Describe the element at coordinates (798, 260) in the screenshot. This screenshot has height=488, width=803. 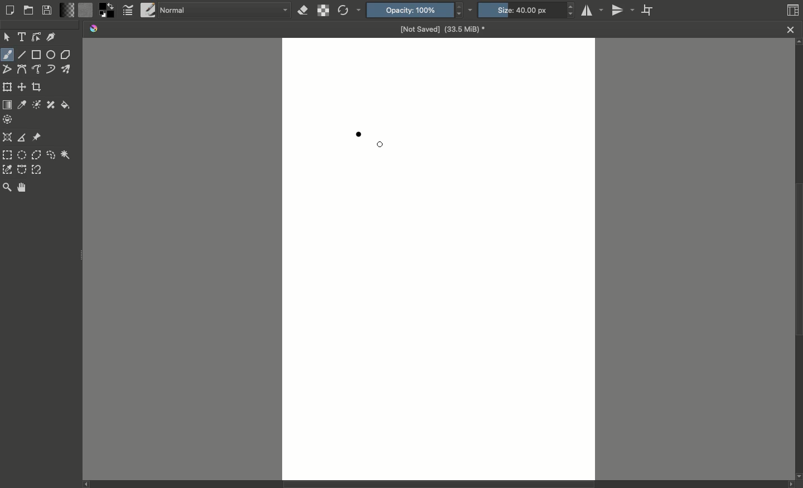
I see `Scroll bar` at that location.